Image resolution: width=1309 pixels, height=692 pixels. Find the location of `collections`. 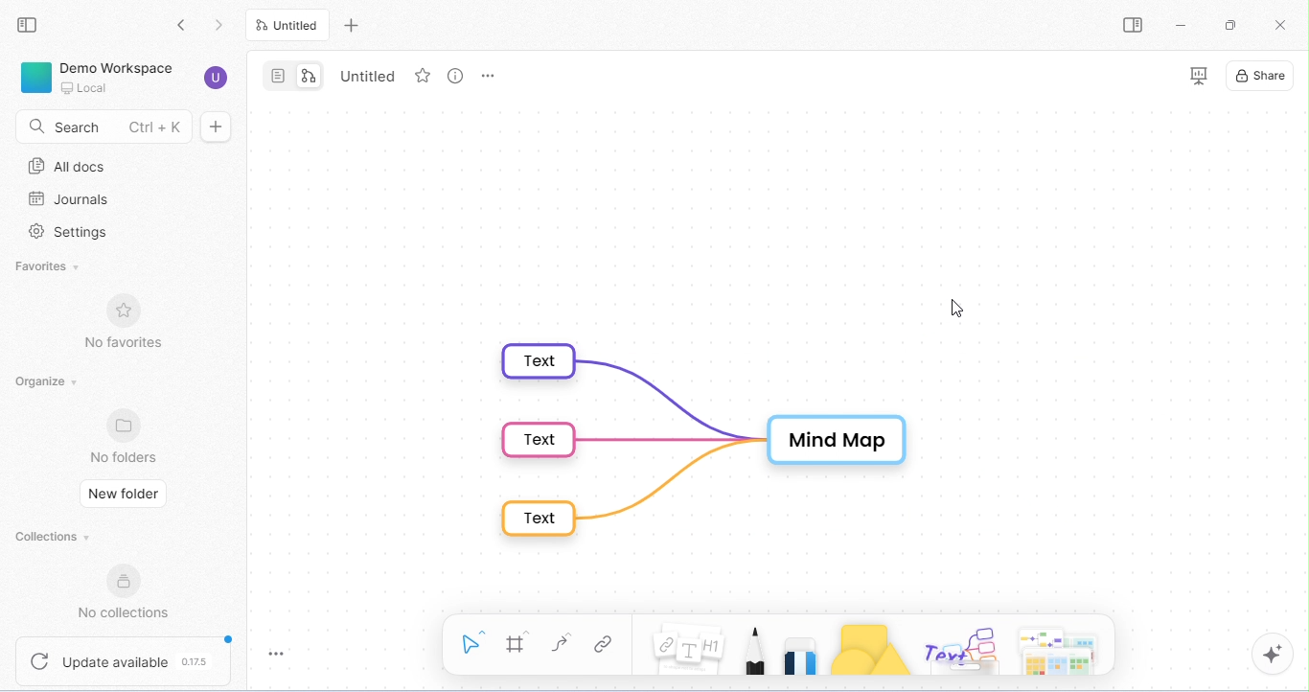

collections is located at coordinates (54, 536).